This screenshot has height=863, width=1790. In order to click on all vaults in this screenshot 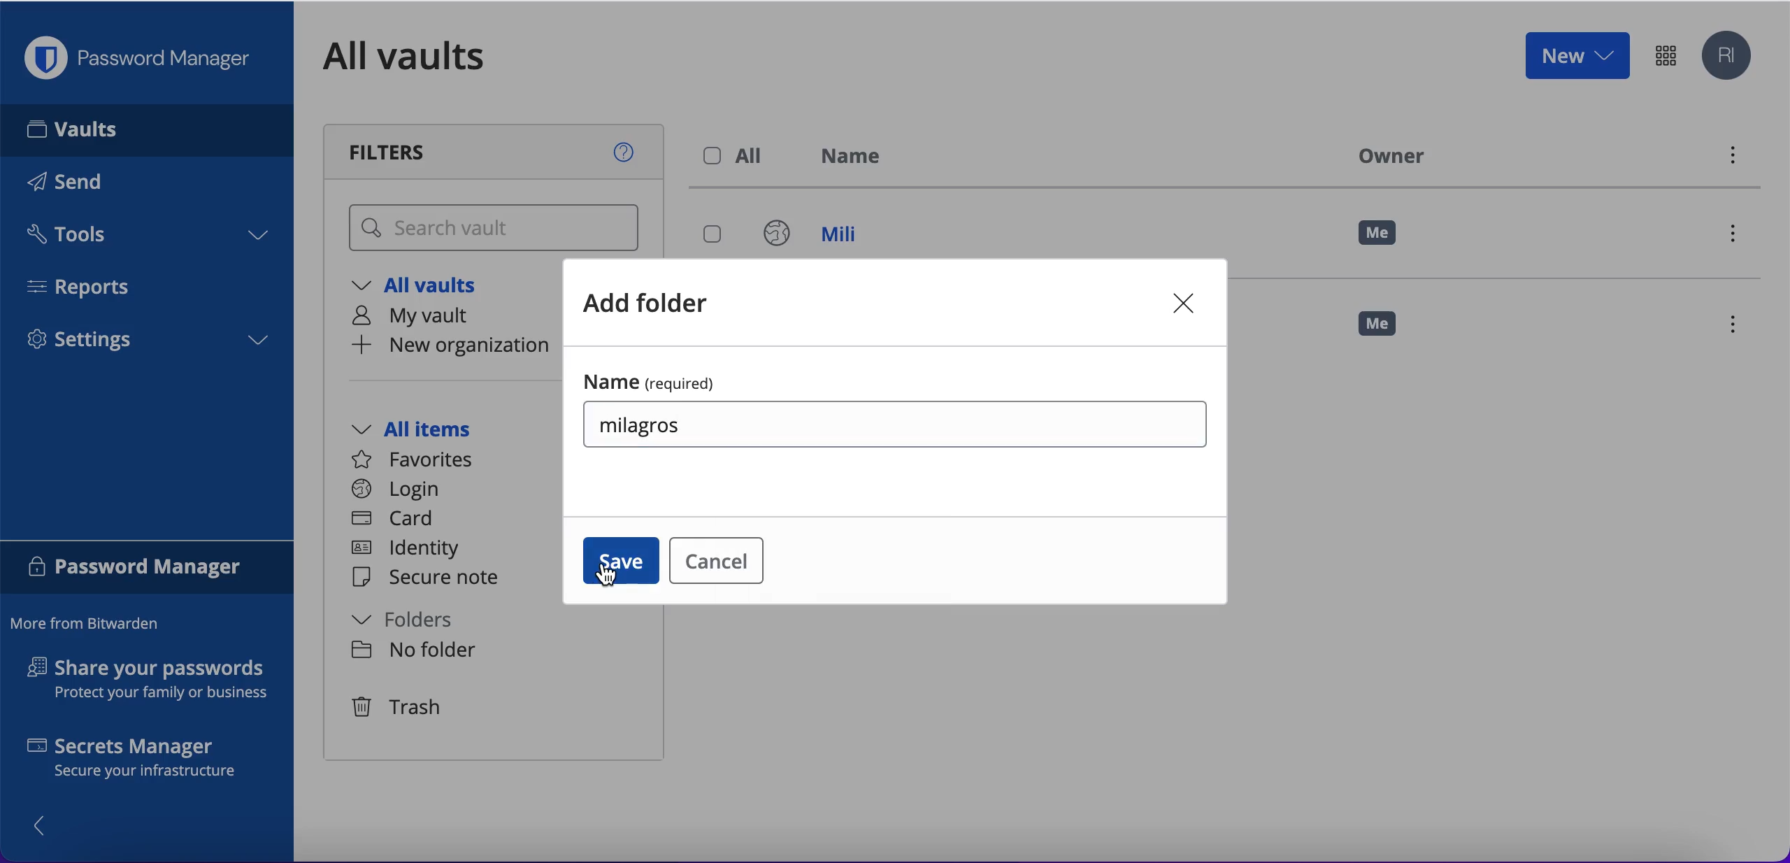, I will do `click(425, 287)`.